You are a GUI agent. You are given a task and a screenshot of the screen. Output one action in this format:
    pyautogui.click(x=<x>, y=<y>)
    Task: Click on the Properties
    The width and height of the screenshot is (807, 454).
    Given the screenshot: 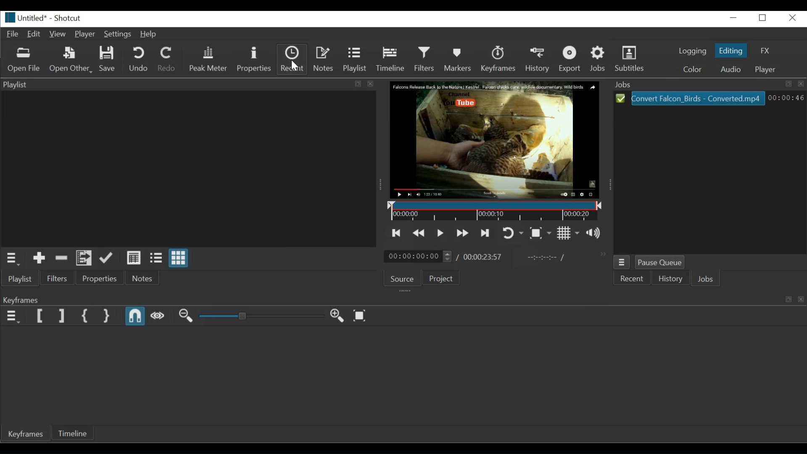 What is the action you would take?
    pyautogui.click(x=256, y=58)
    